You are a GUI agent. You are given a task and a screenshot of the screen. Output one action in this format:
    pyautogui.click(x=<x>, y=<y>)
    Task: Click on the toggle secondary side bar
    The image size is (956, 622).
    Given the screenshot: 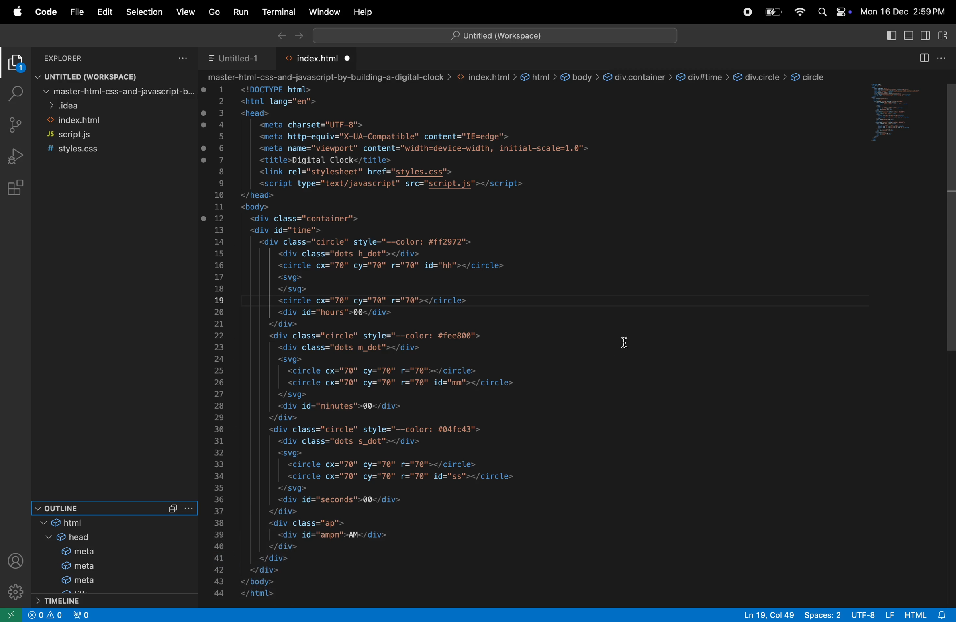 What is the action you would take?
    pyautogui.click(x=927, y=36)
    